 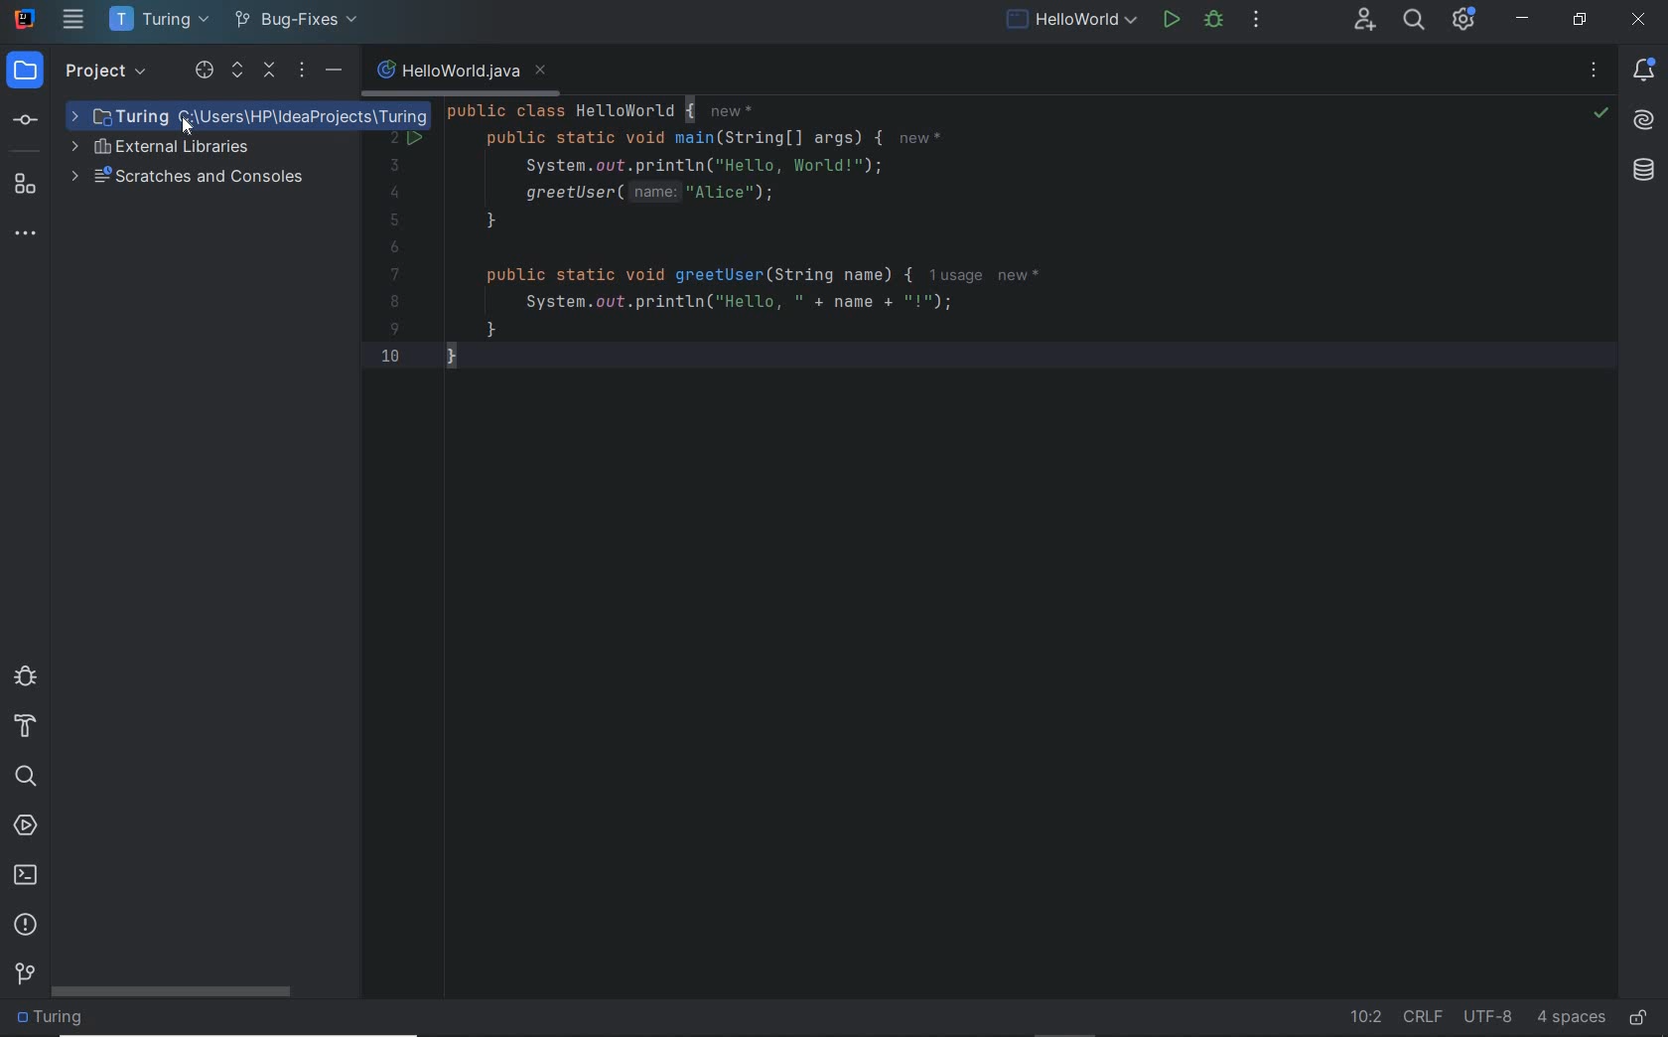 What do you see at coordinates (75, 19) in the screenshot?
I see `main menu` at bounding box center [75, 19].